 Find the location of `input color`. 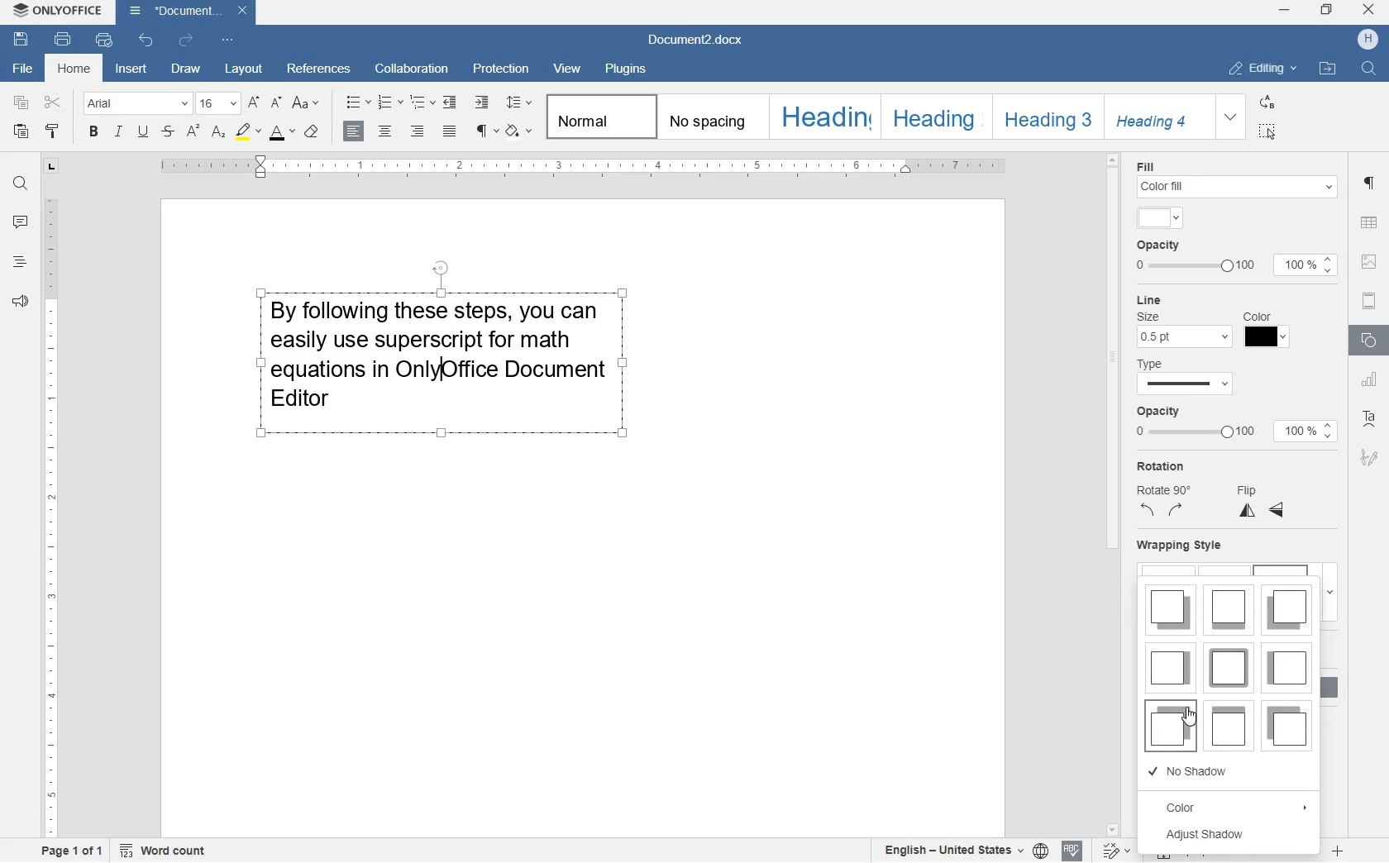

input color is located at coordinates (1159, 217).